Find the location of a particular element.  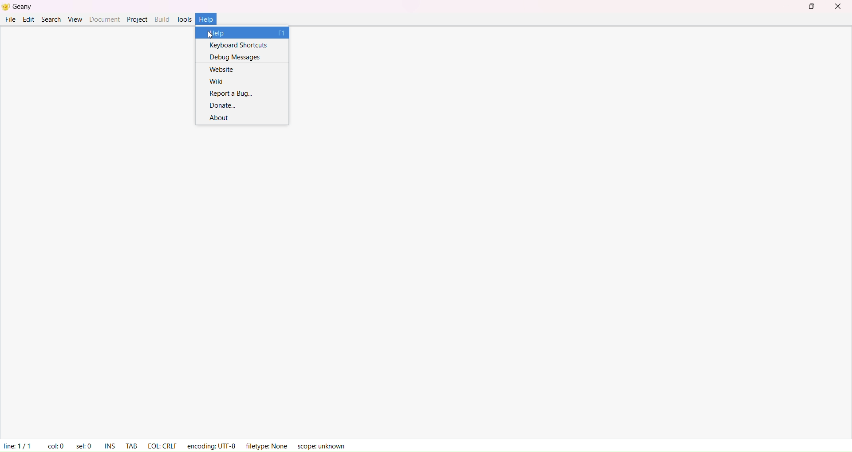

column is located at coordinates (55, 443).